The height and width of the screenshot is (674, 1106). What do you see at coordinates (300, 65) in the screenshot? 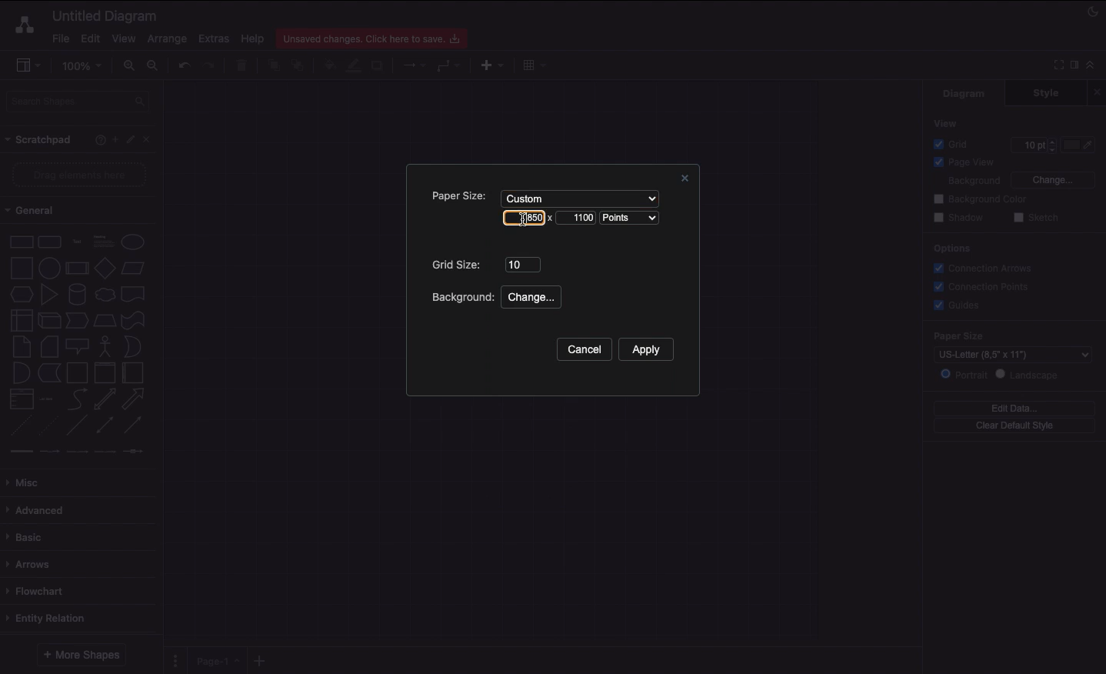
I see `To back` at bounding box center [300, 65].